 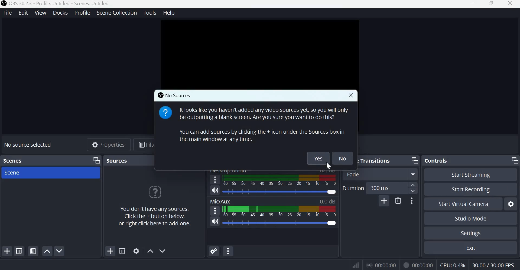 I want to click on Restore, so click(x=491, y=4).